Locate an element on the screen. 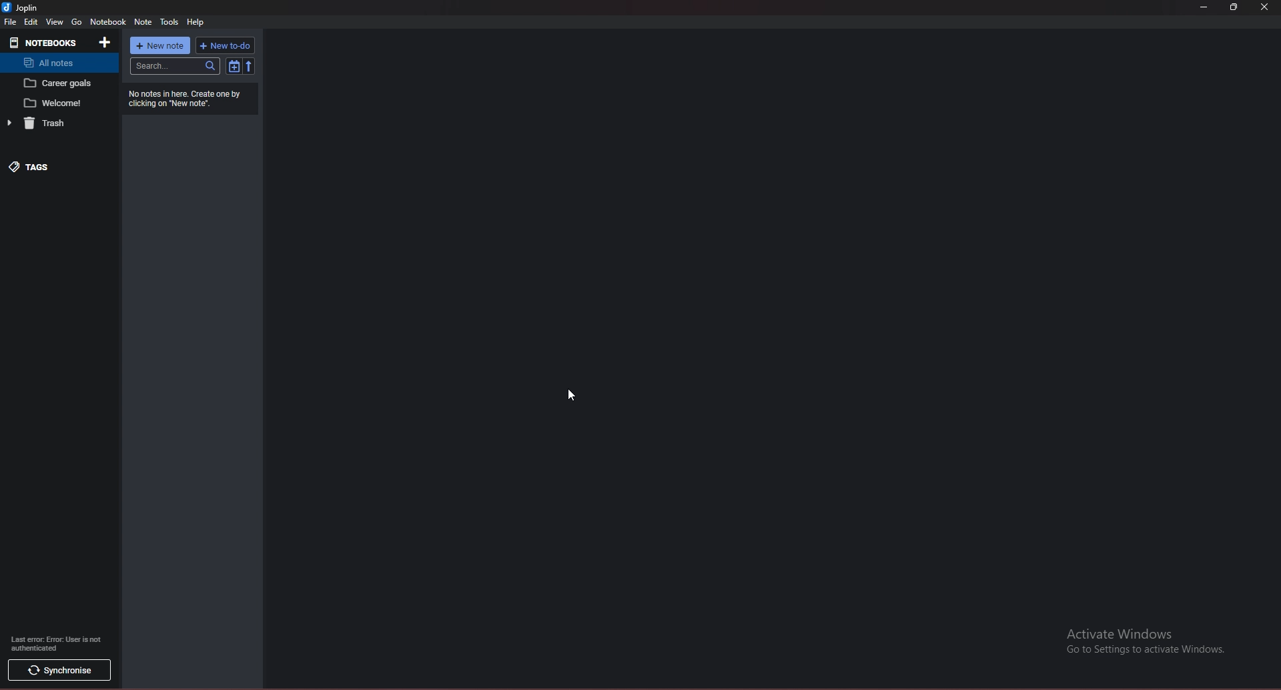 This screenshot has width=1281, height=690. all notes is located at coordinates (56, 63).